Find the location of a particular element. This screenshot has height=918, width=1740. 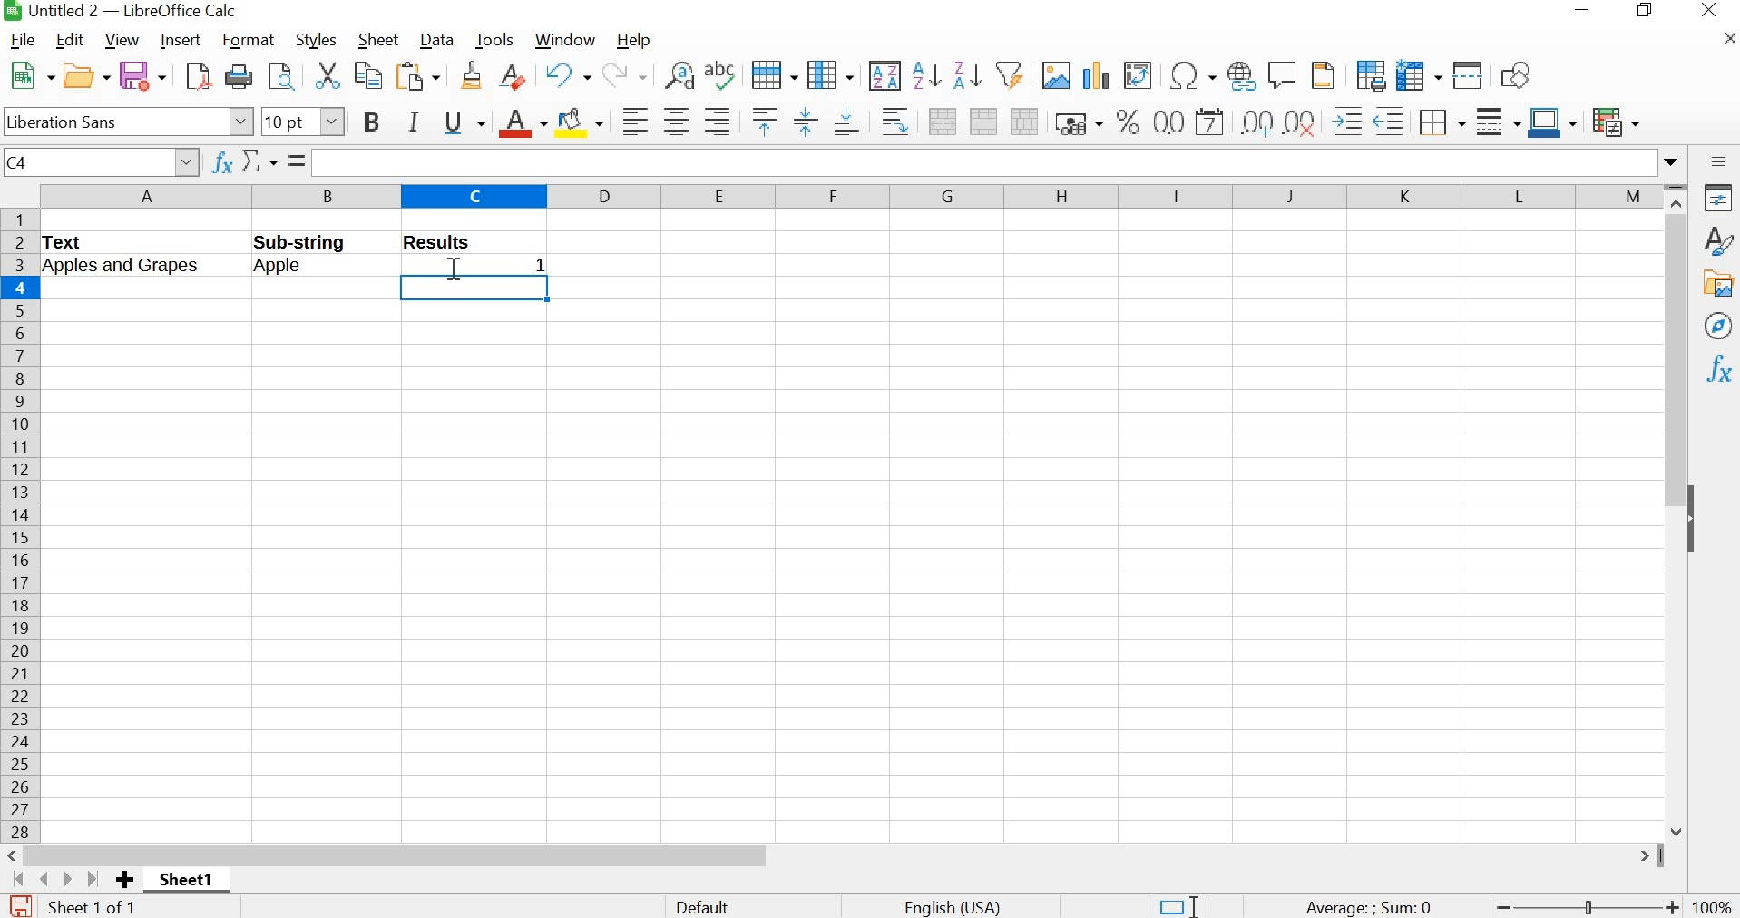

tools is located at coordinates (495, 41).